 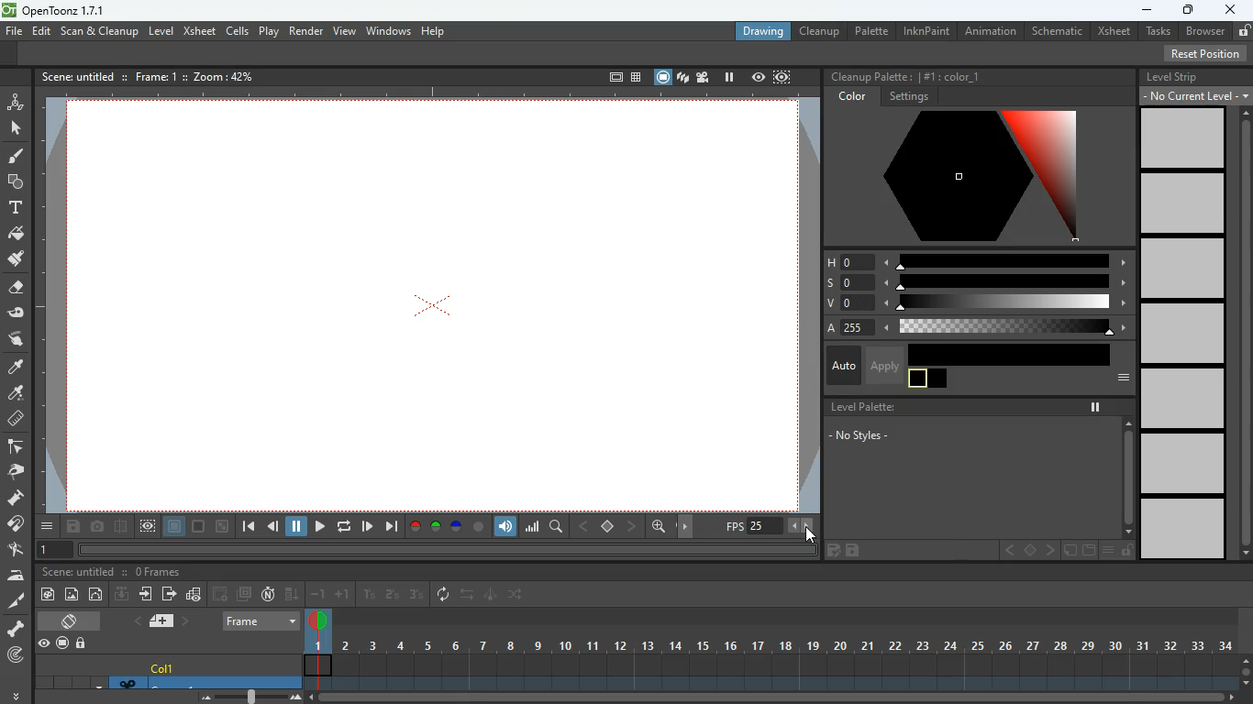 I want to click on maximize, so click(x=1192, y=11).